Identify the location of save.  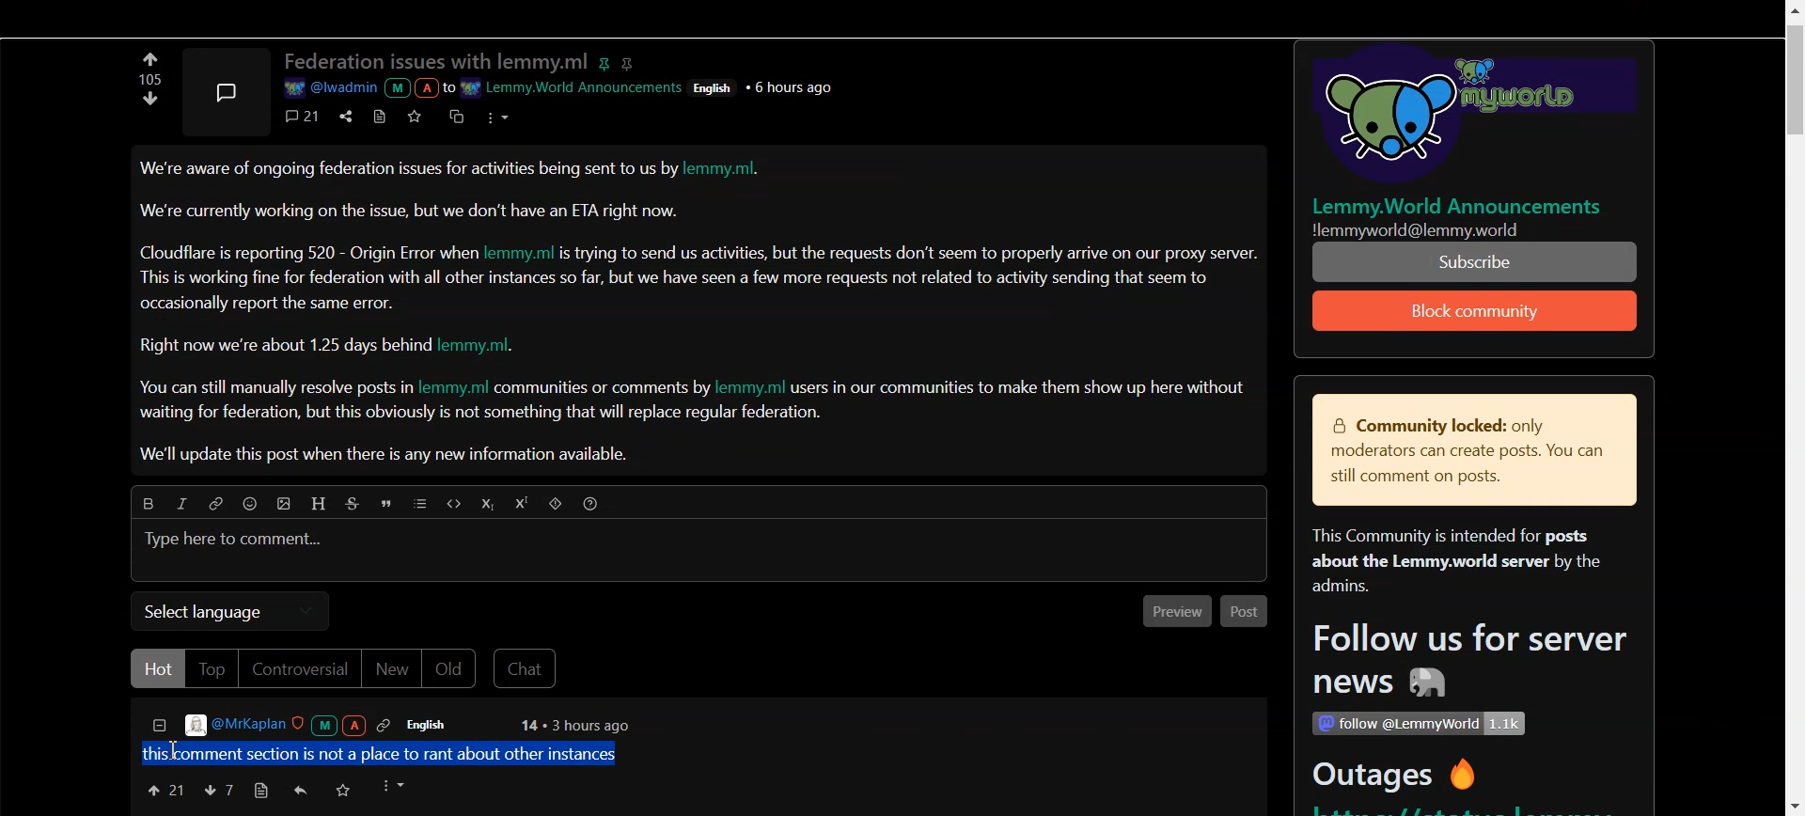
(343, 790).